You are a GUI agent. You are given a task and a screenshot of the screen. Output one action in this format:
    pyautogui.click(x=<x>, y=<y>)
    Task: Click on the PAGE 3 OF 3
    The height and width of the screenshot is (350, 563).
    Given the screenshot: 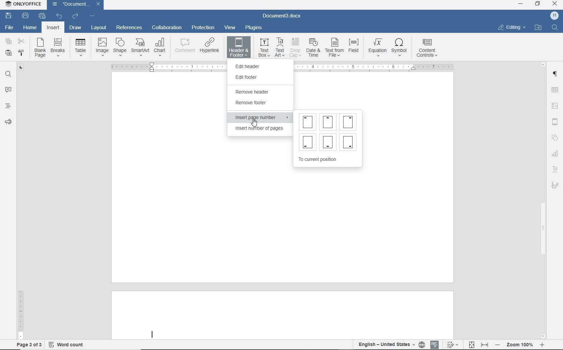 What is the action you would take?
    pyautogui.click(x=28, y=344)
    